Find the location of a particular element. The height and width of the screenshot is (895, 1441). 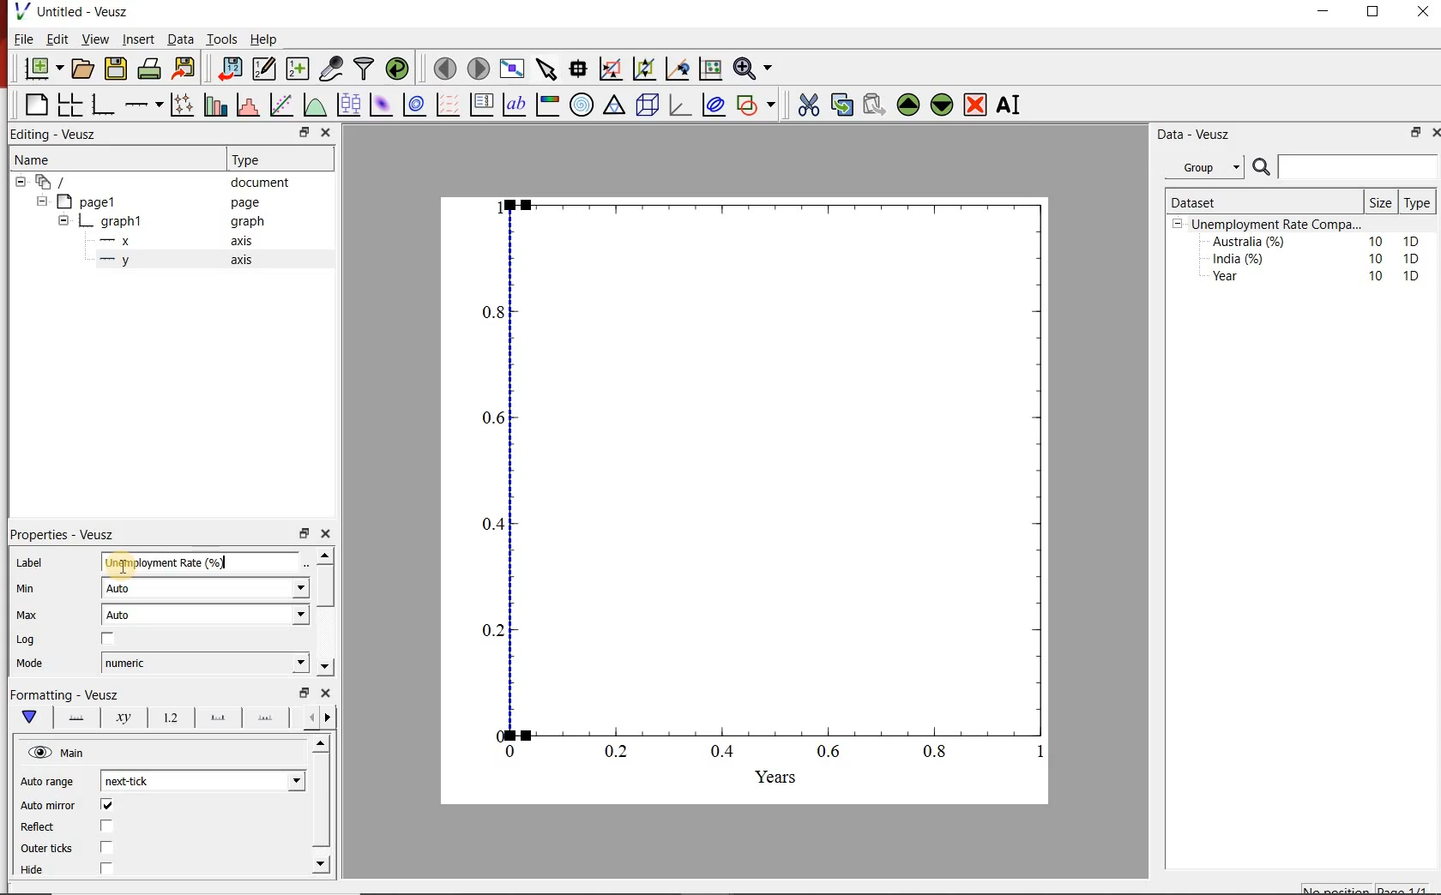

print document is located at coordinates (149, 67).